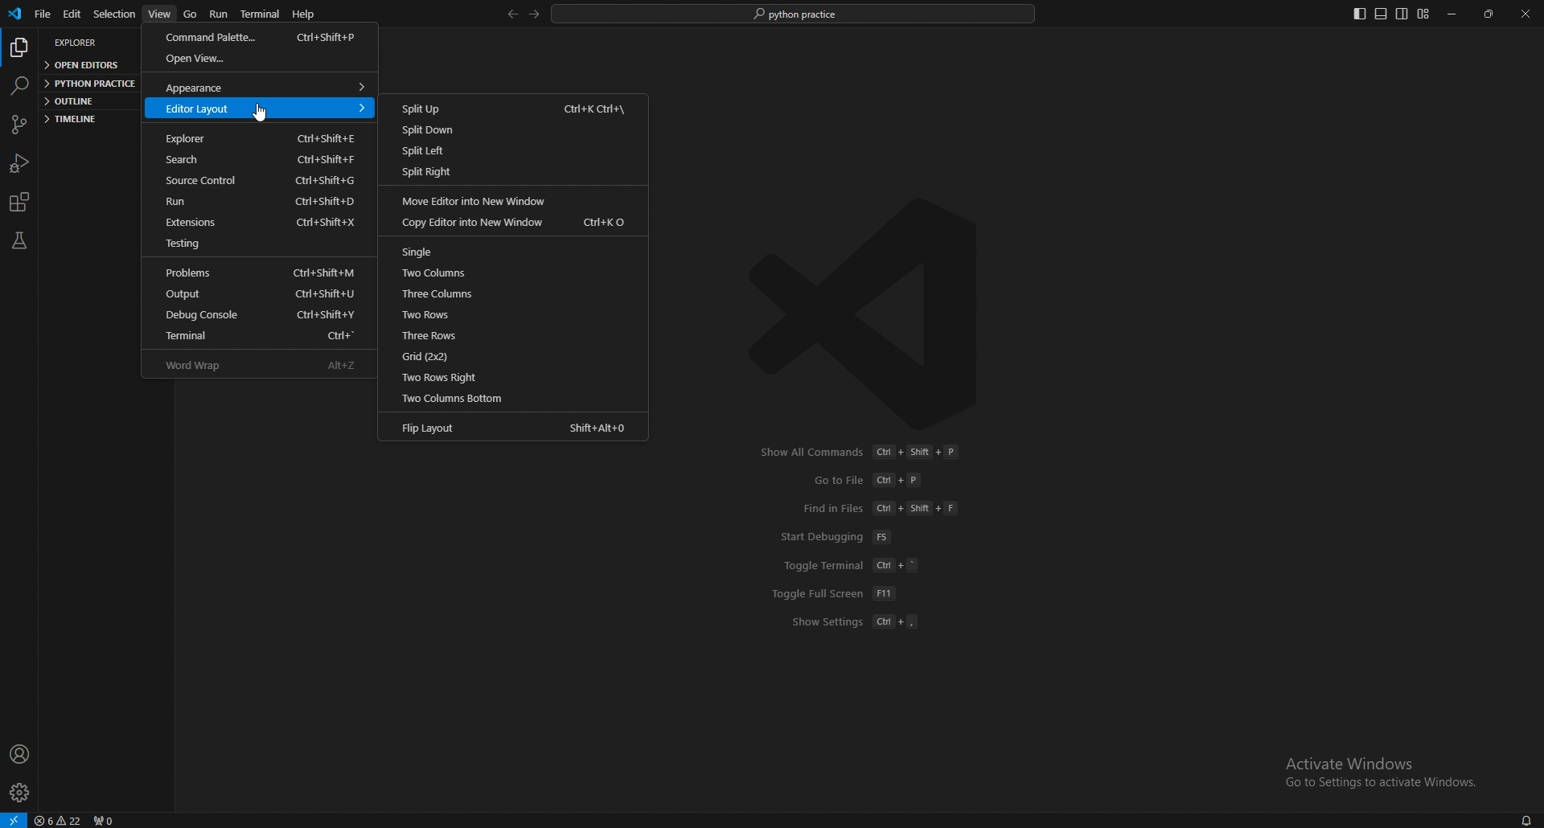  I want to click on explorer, so click(81, 43).